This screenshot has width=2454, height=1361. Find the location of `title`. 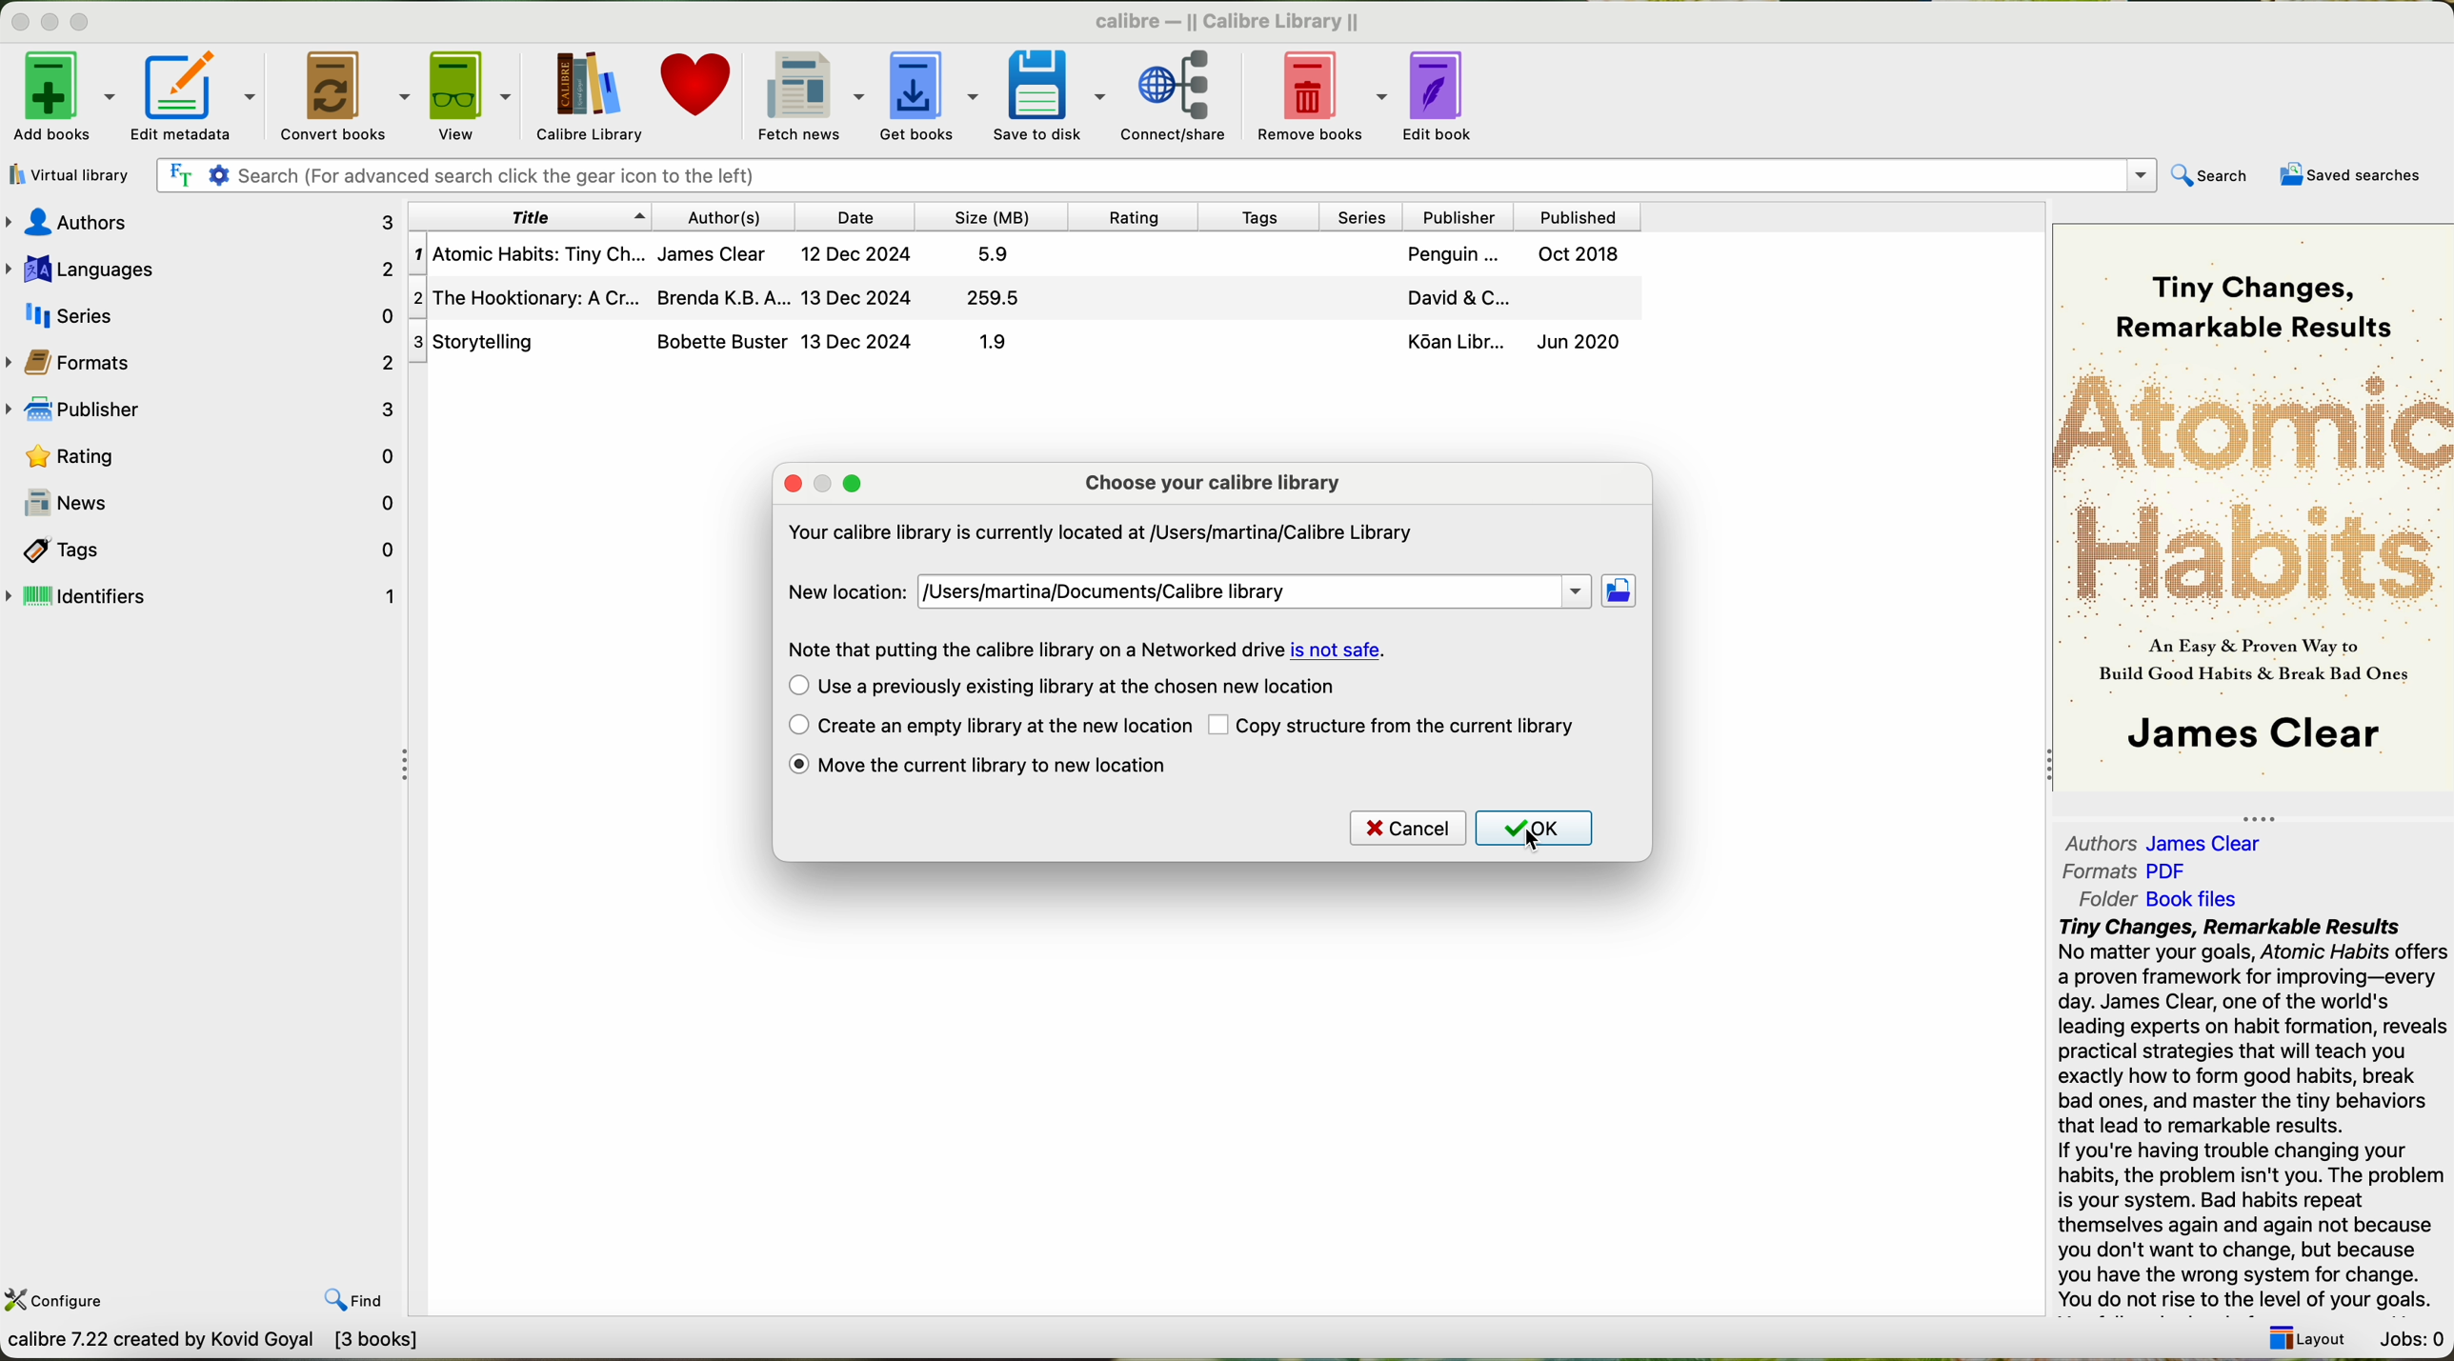

title is located at coordinates (528, 217).